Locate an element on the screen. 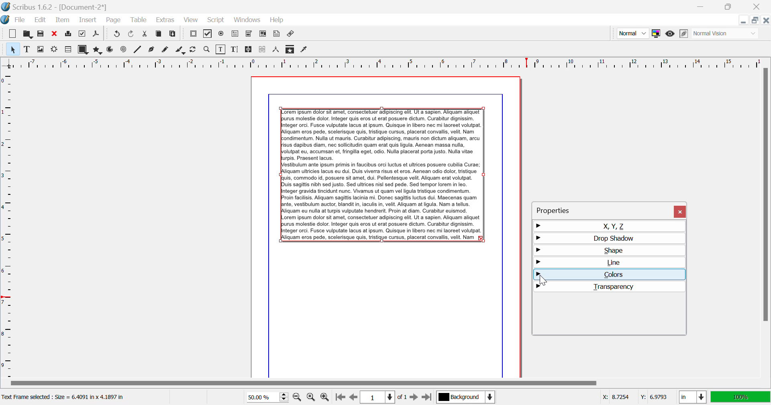 The height and width of the screenshot is (405, 771). Spiral is located at coordinates (123, 50).